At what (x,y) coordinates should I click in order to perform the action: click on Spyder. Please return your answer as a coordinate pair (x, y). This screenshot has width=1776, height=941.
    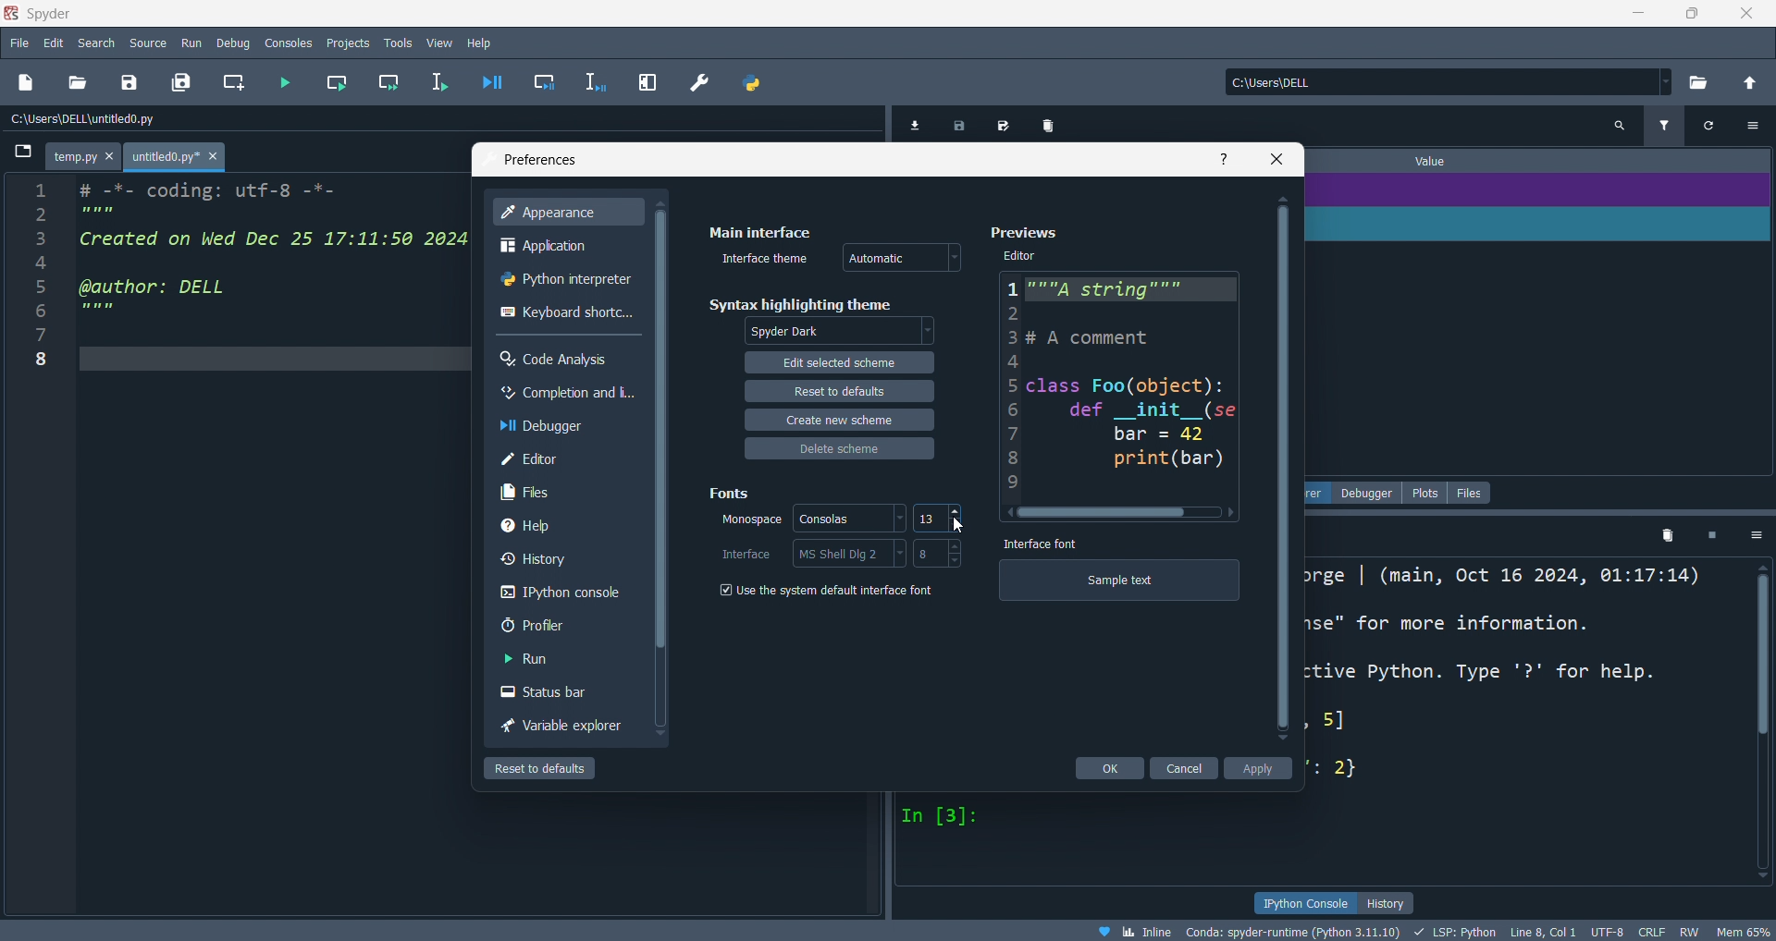
    Looking at the image, I should click on (801, 12).